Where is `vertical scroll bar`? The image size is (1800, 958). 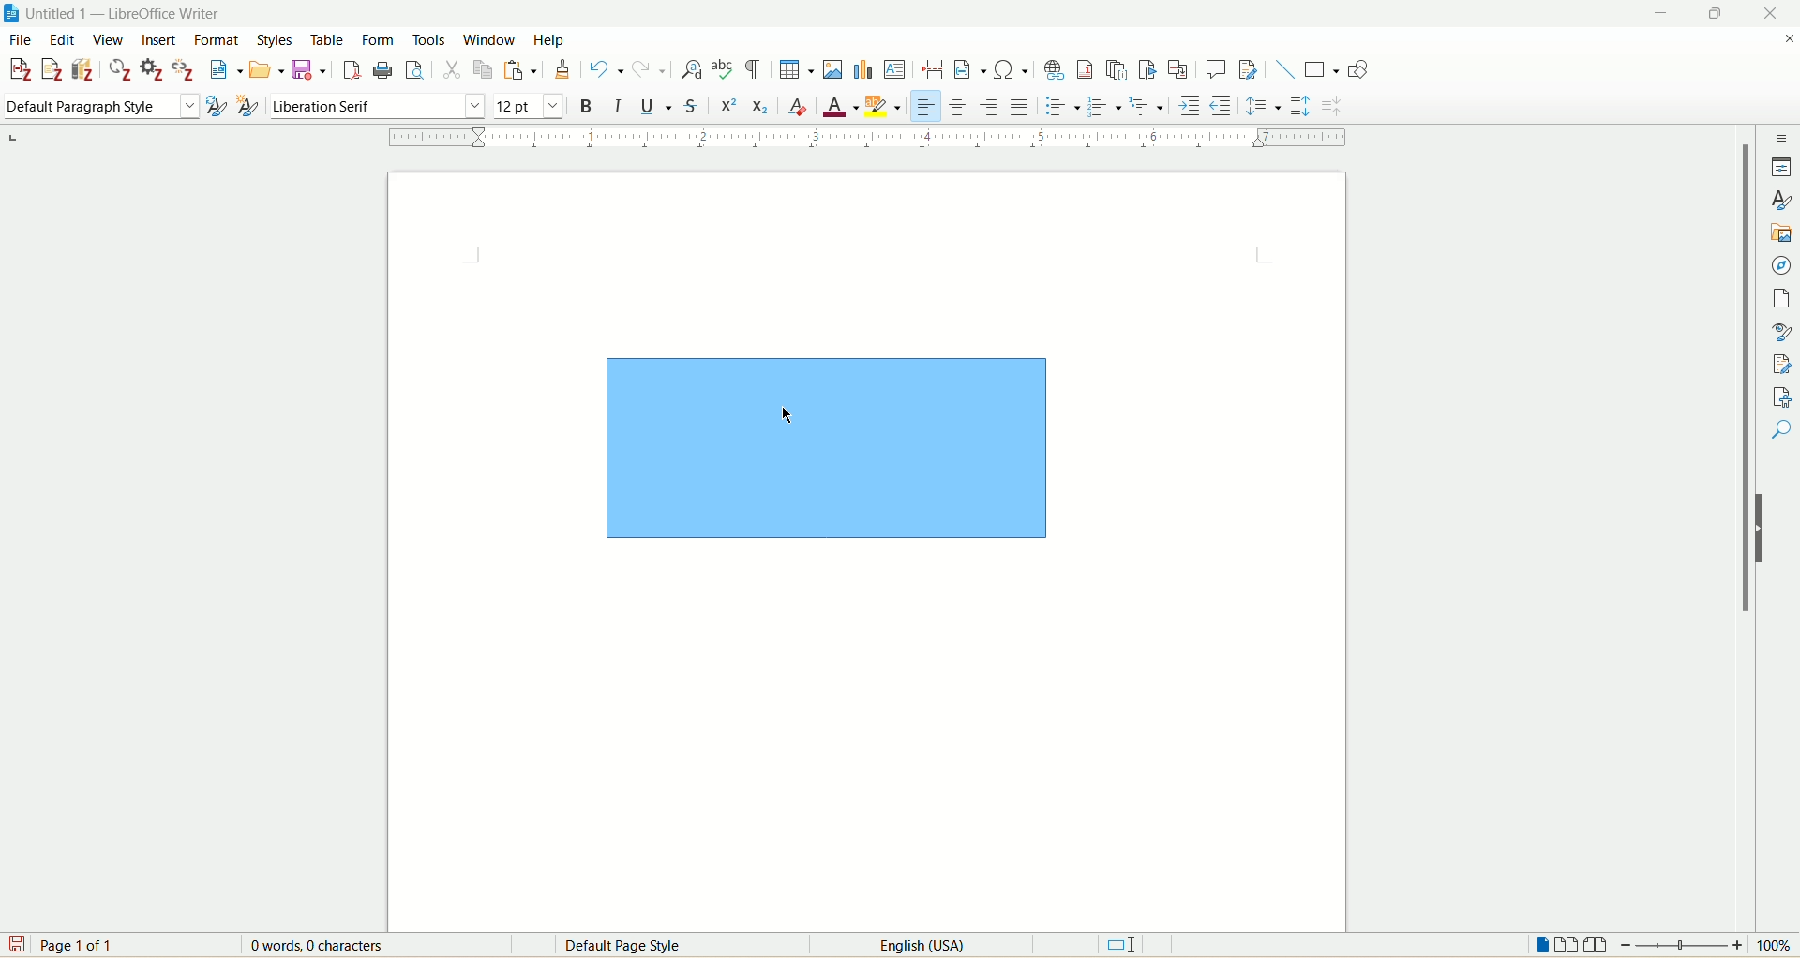 vertical scroll bar is located at coordinates (1745, 529).